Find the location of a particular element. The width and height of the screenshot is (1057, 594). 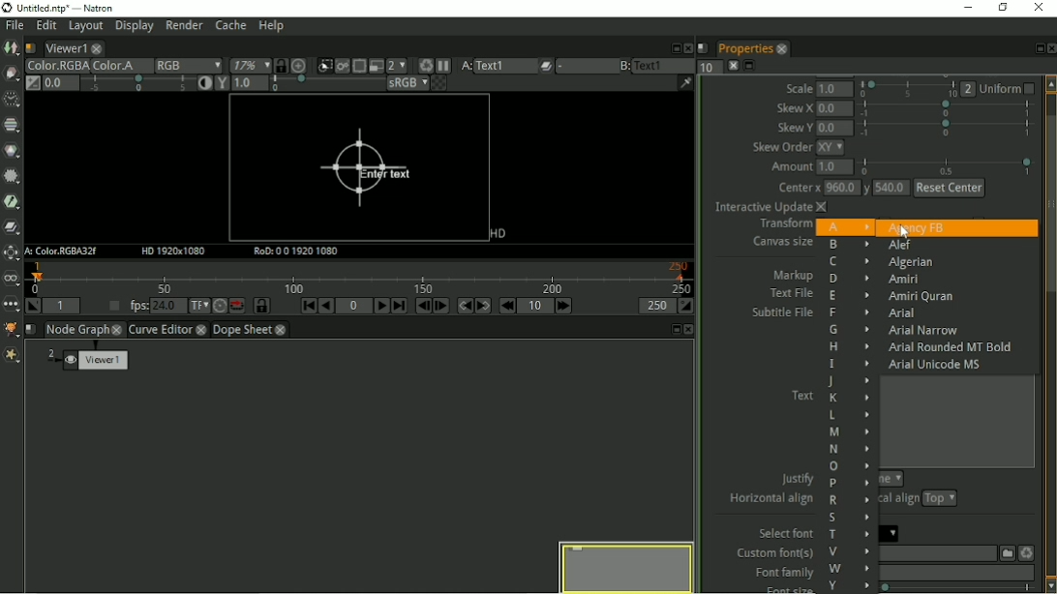

First frame is located at coordinates (309, 306).